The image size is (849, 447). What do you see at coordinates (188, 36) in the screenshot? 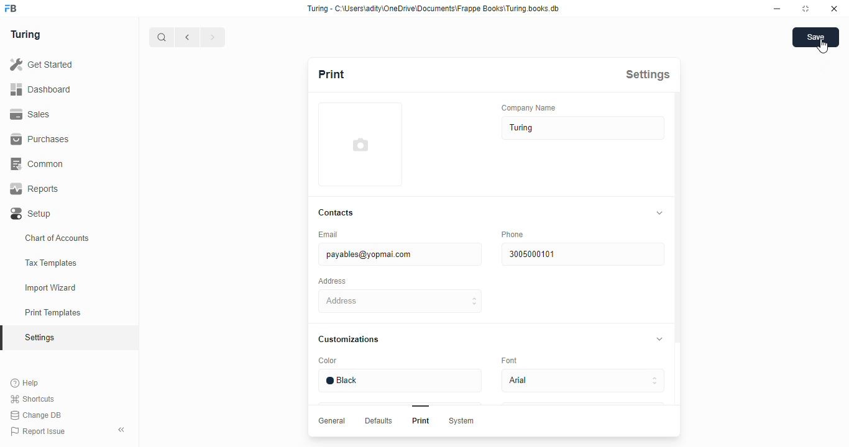
I see `go back` at bounding box center [188, 36].